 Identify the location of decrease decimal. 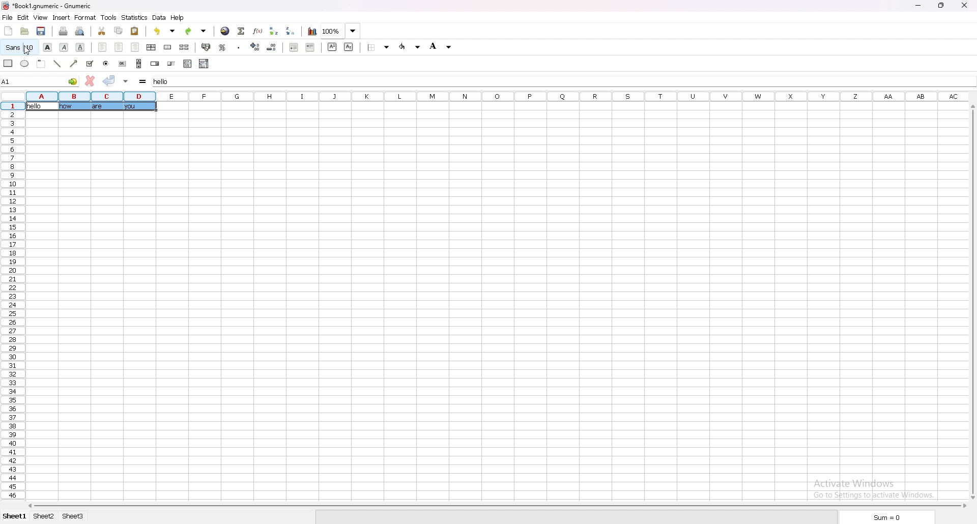
(272, 47).